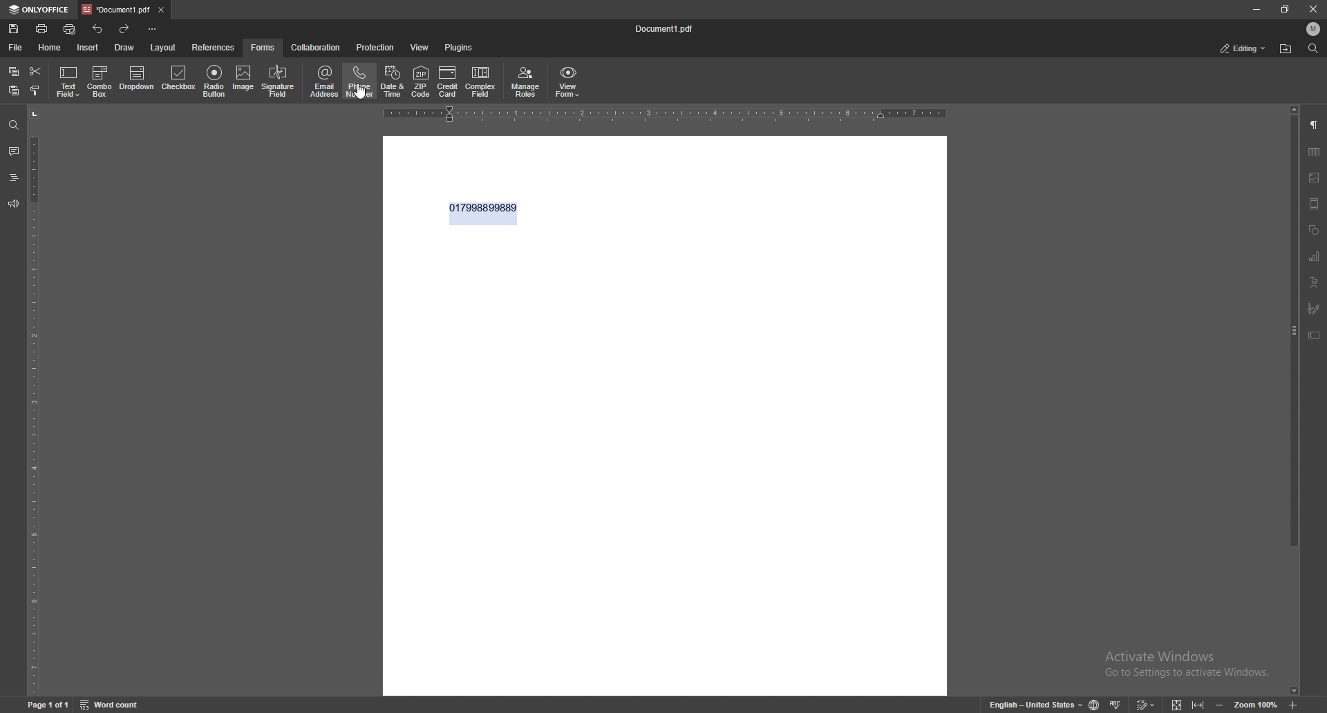 The image size is (1327, 713). Describe the element at coordinates (480, 82) in the screenshot. I see `complex` at that location.